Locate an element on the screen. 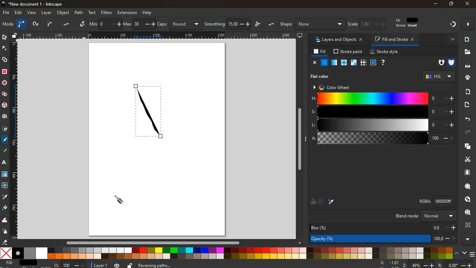 The height and width of the screenshot is (268, 476). help is located at coordinates (383, 63).